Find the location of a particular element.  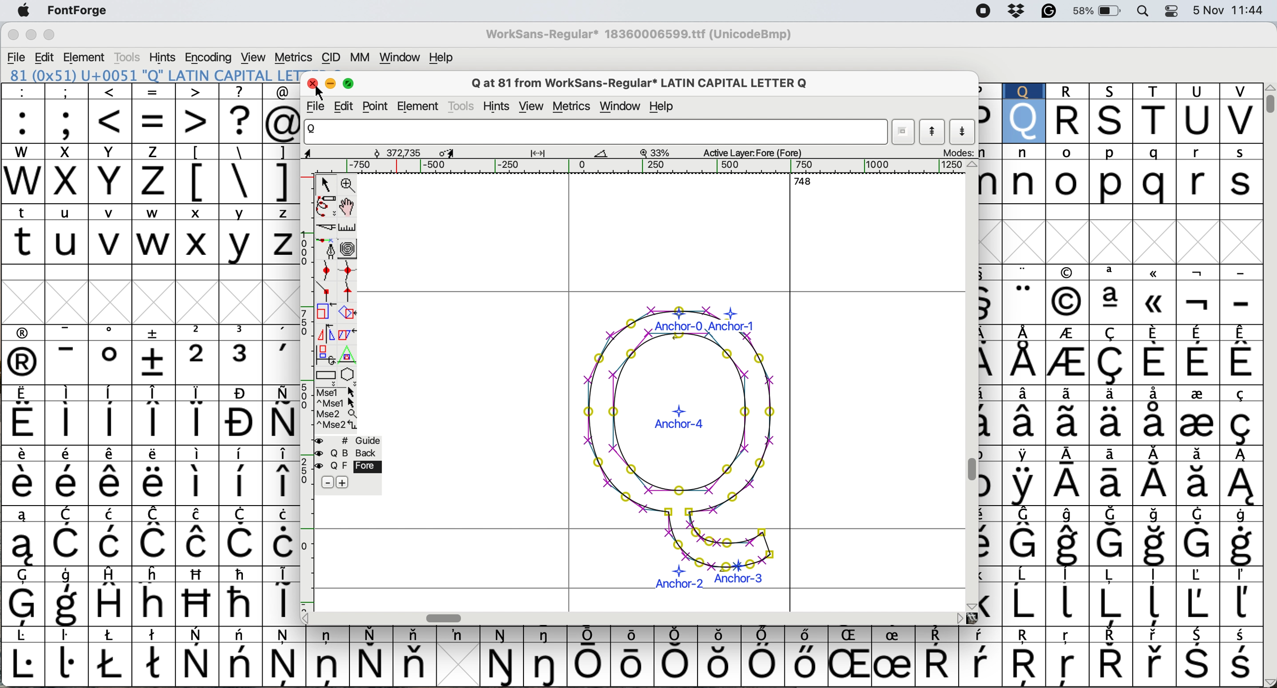

show previous letter is located at coordinates (935, 134).